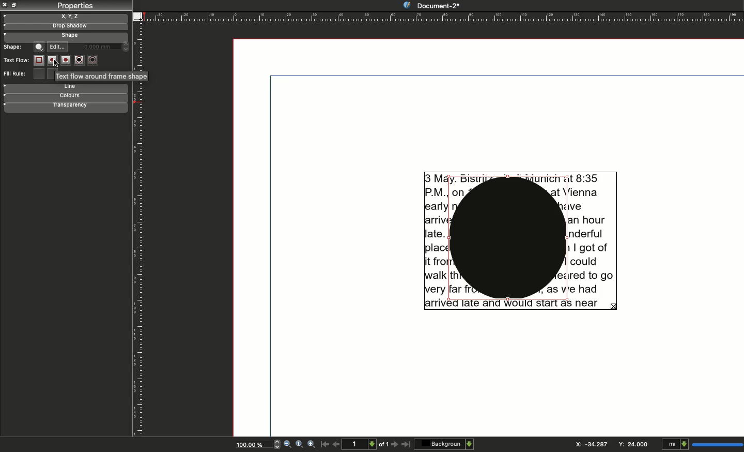  What do you see at coordinates (72, 97) in the screenshot?
I see `Colours` at bounding box center [72, 97].